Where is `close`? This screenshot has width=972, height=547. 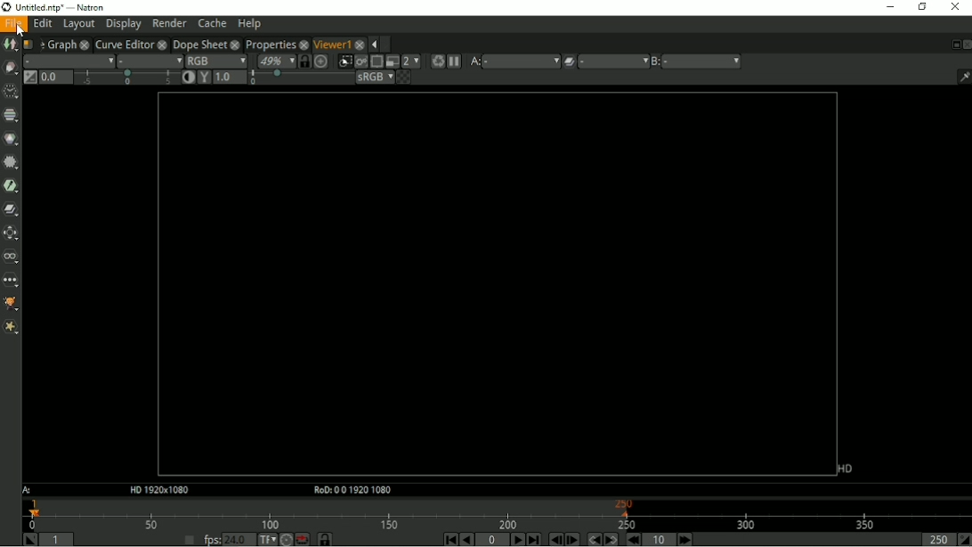 close is located at coordinates (235, 44).